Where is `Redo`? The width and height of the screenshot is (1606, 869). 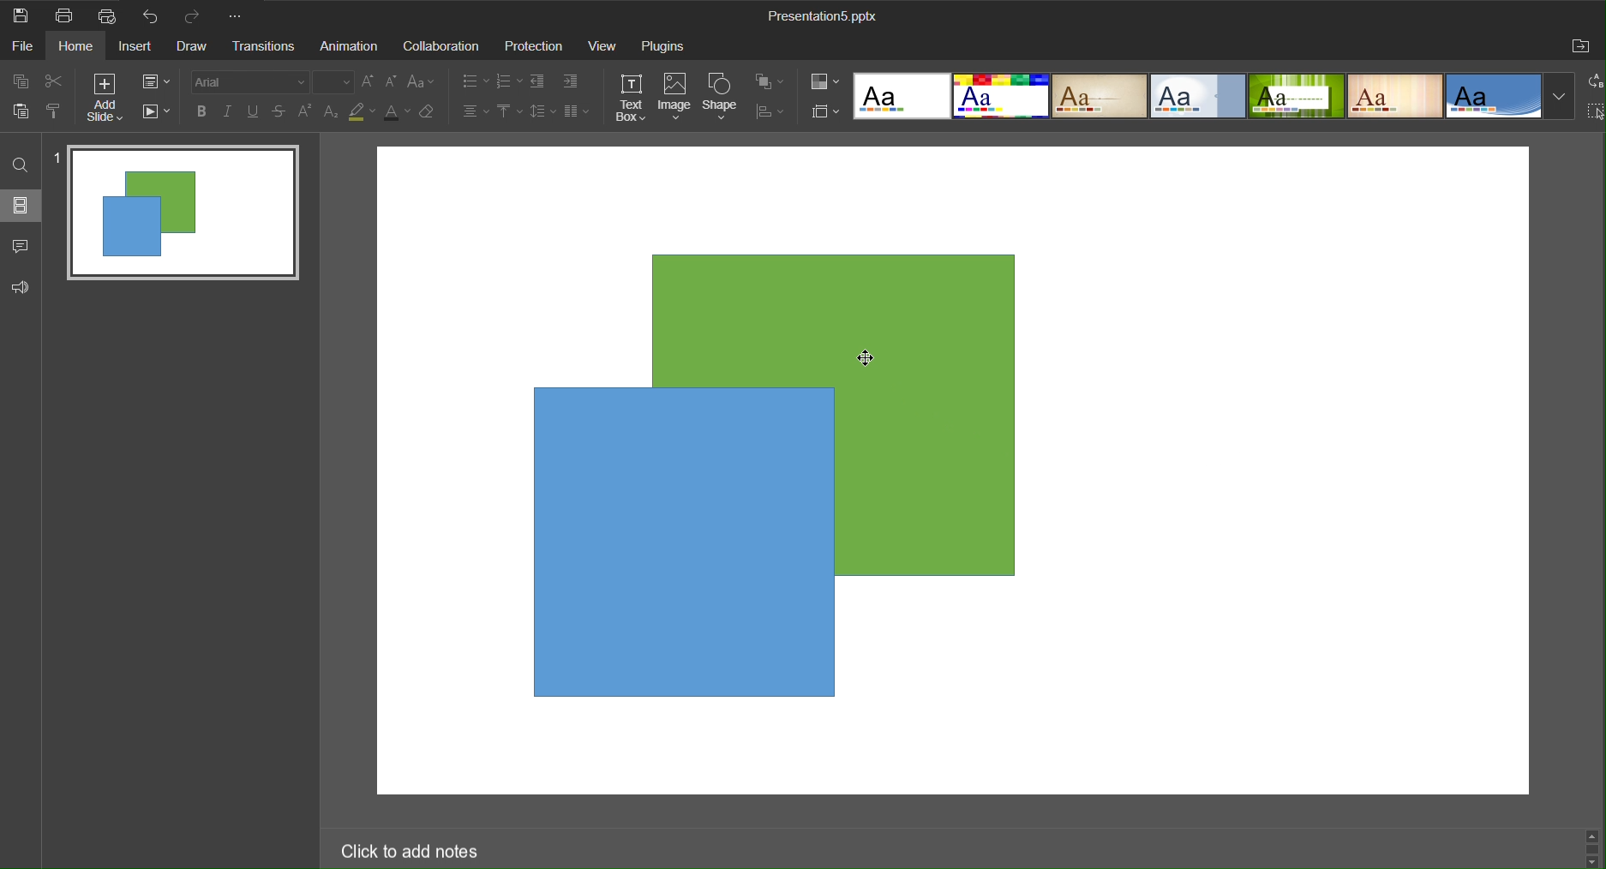
Redo is located at coordinates (195, 15).